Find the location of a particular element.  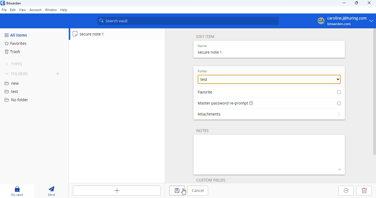

checkbox is located at coordinates (339, 103).